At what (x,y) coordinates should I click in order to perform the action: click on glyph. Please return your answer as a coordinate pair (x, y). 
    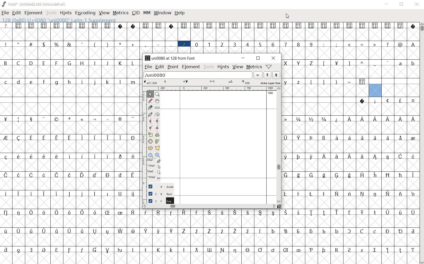
    Looking at the image, I should click on (362, 213).